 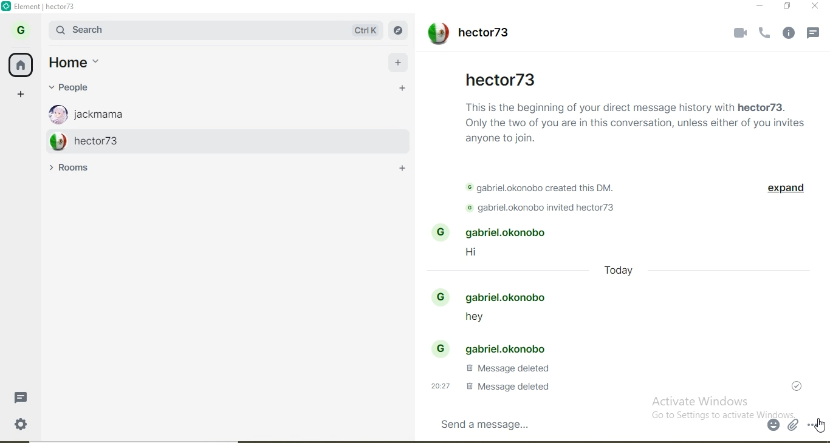 What do you see at coordinates (495, 233) in the screenshot?
I see `gabriel.okonobo` at bounding box center [495, 233].